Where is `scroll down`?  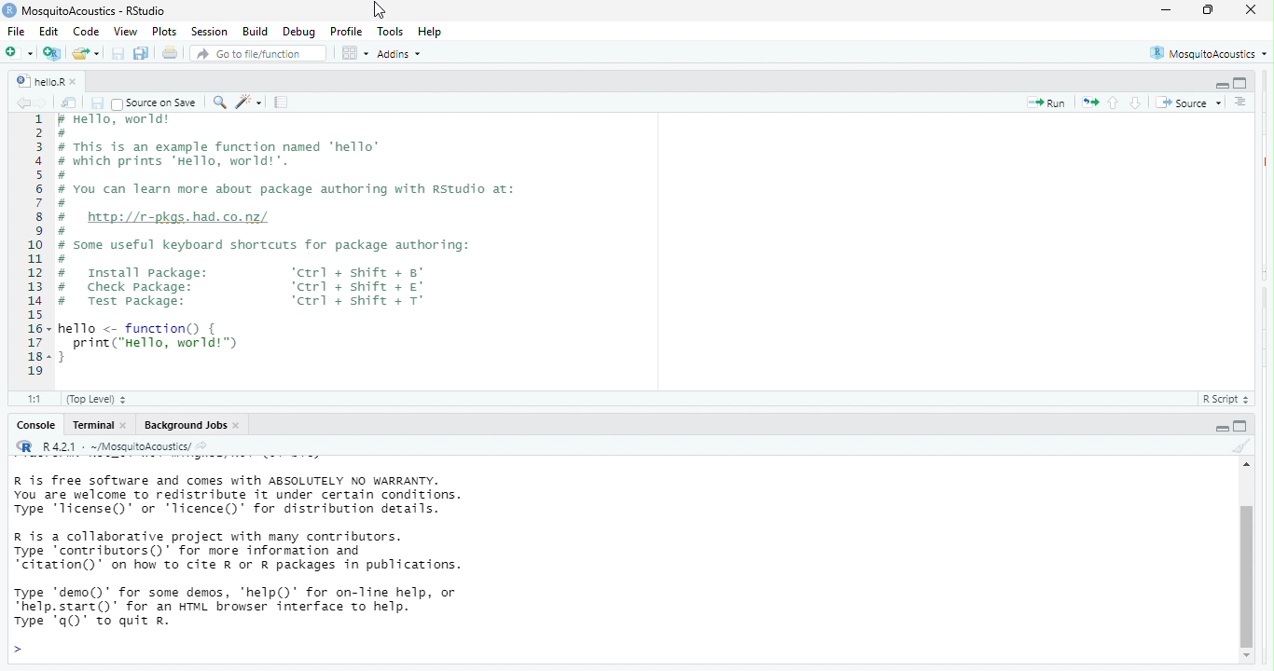
scroll down is located at coordinates (1248, 657).